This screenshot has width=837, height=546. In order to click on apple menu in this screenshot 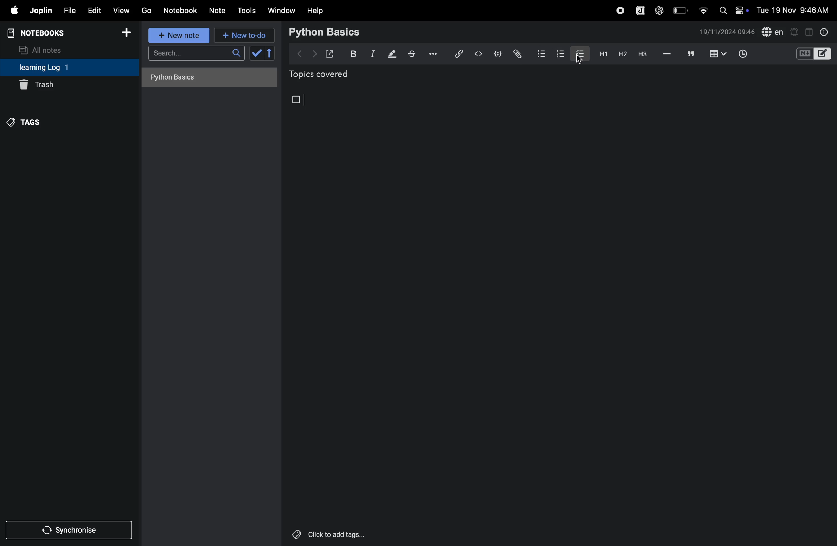, I will do `click(11, 11)`.